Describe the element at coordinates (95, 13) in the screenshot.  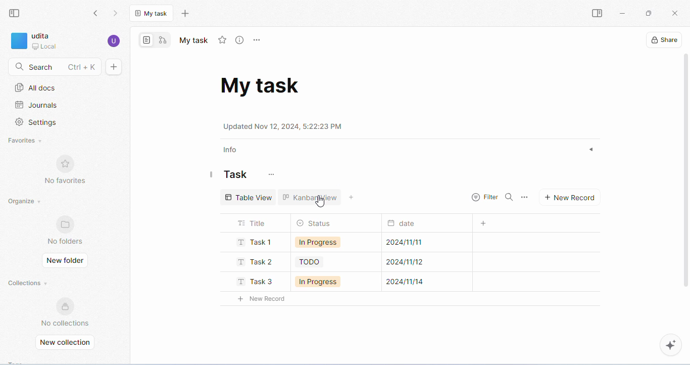
I see `go back` at that location.